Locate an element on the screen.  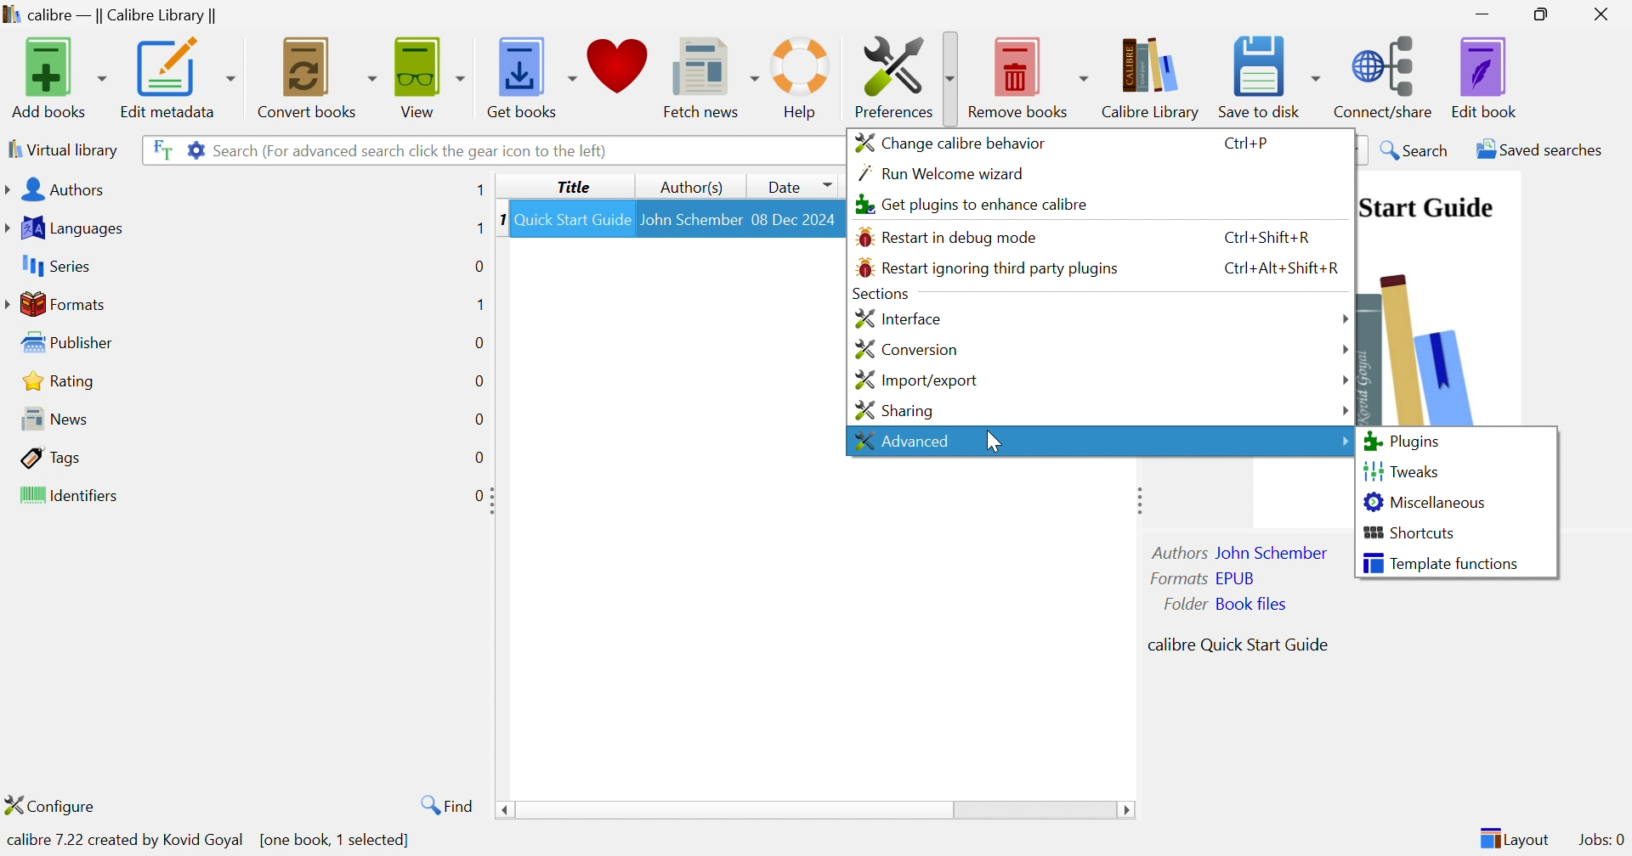
Drop Down is located at coordinates (1345, 351).